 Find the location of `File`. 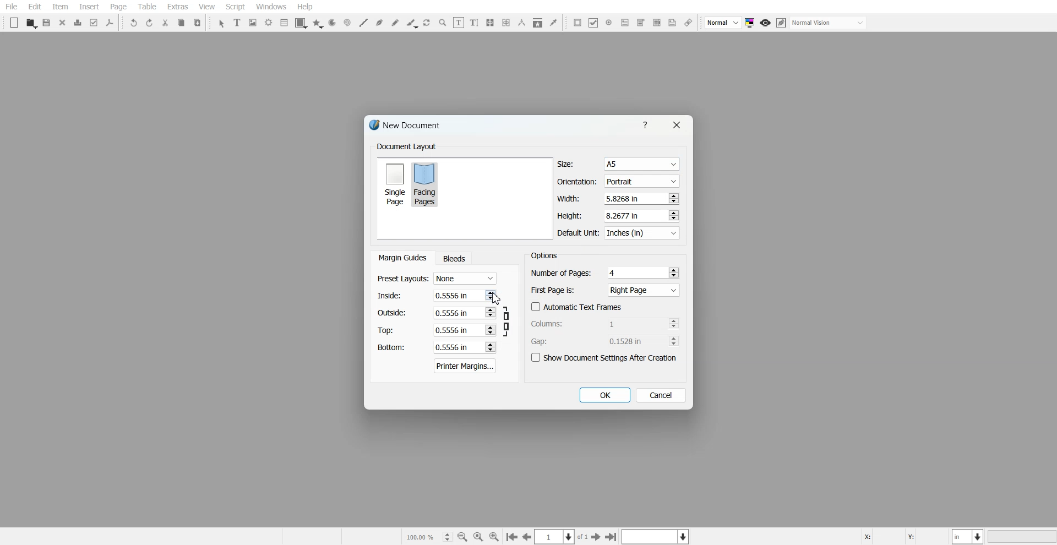

File is located at coordinates (12, 7).